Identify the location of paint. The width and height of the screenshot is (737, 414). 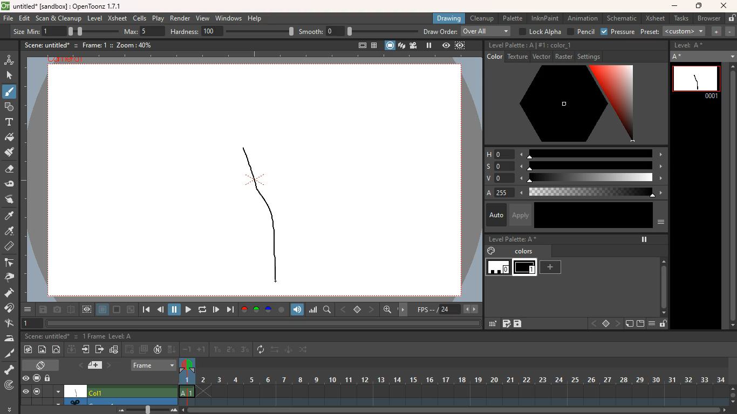
(10, 154).